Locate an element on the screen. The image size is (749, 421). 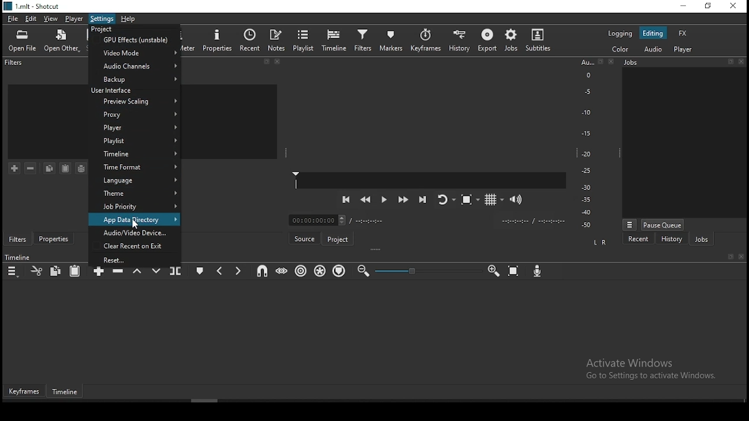
scrub while dragging is located at coordinates (280, 272).